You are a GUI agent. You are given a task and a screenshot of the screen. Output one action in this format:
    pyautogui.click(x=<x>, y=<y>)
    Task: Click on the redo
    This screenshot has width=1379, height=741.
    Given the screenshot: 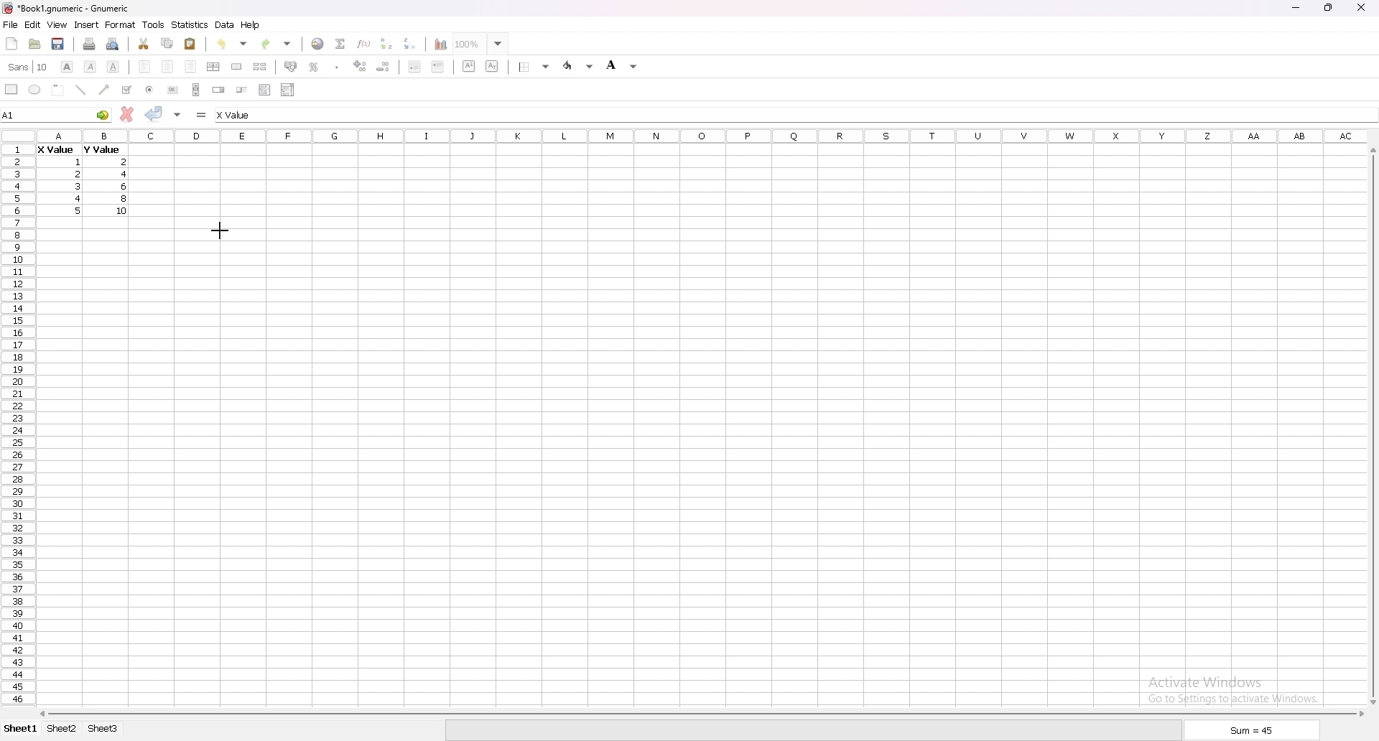 What is the action you would take?
    pyautogui.click(x=278, y=44)
    